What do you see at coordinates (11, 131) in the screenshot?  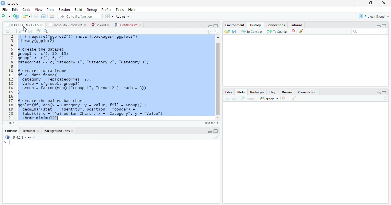 I see `console` at bounding box center [11, 131].